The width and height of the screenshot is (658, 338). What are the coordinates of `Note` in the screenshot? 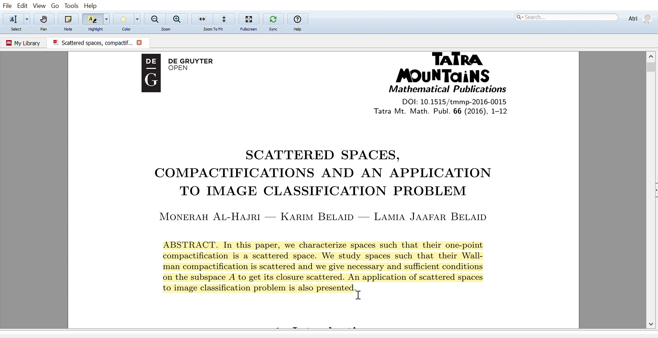 It's located at (69, 19).